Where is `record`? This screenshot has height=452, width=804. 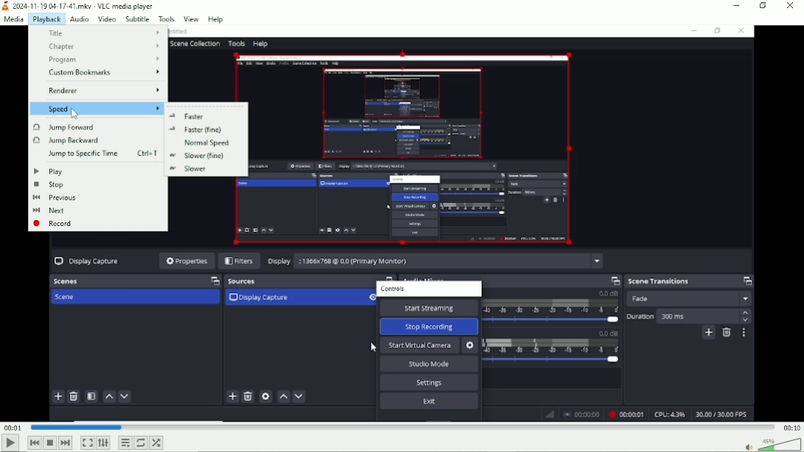 record is located at coordinates (96, 224).